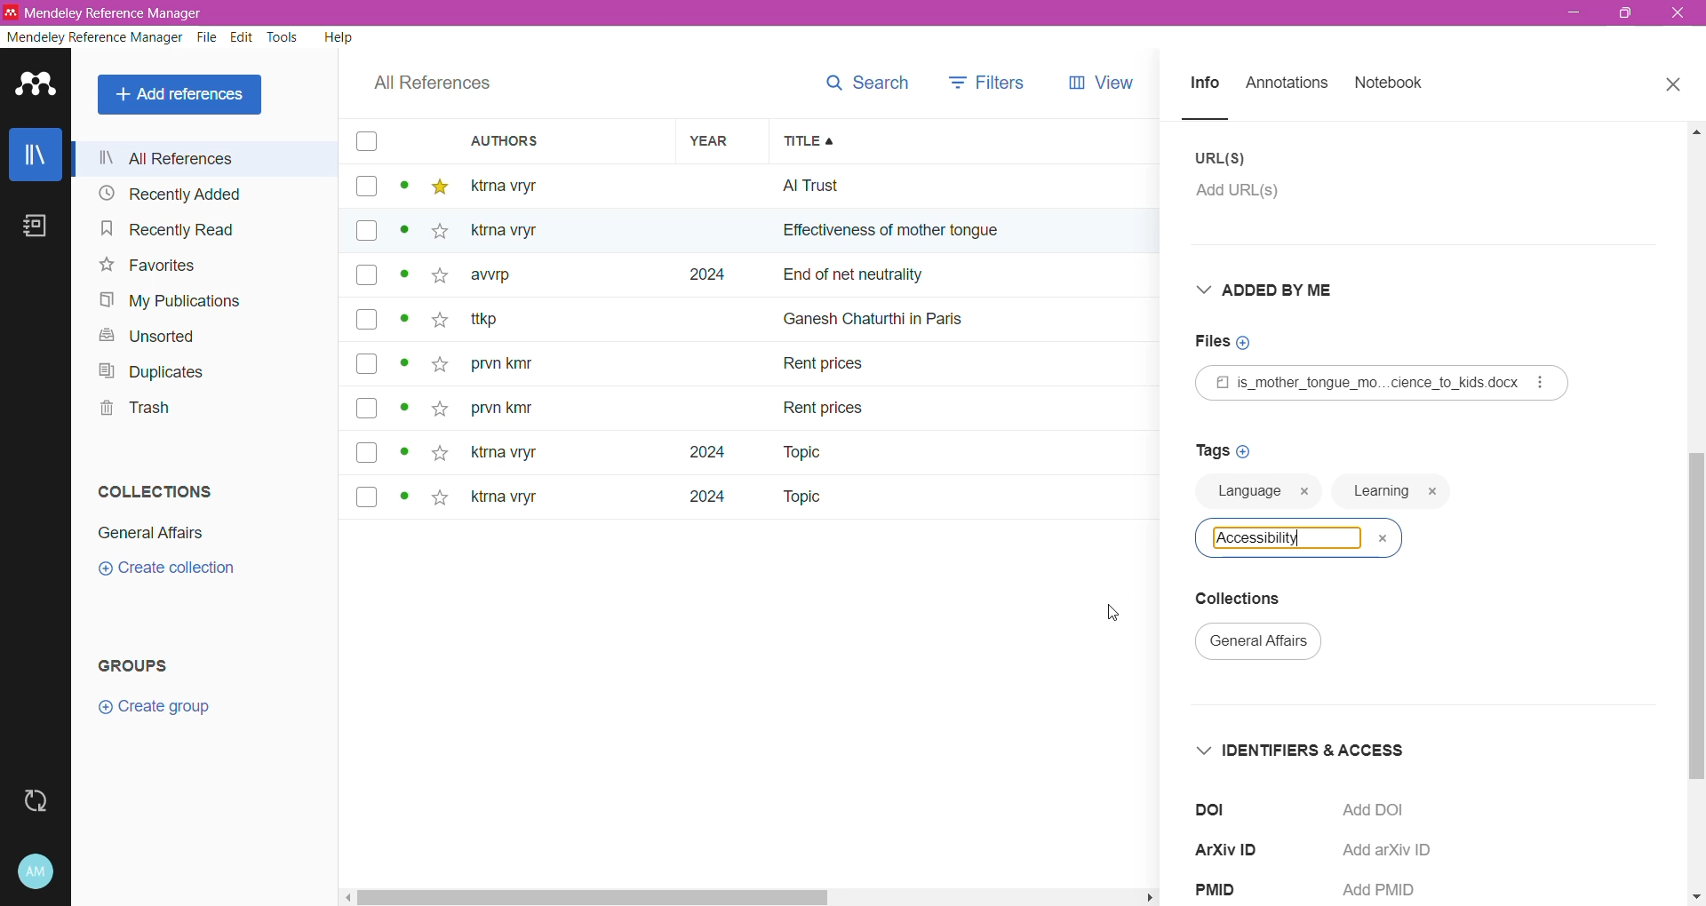  Describe the element at coordinates (403, 189) in the screenshot. I see `dot ` at that location.